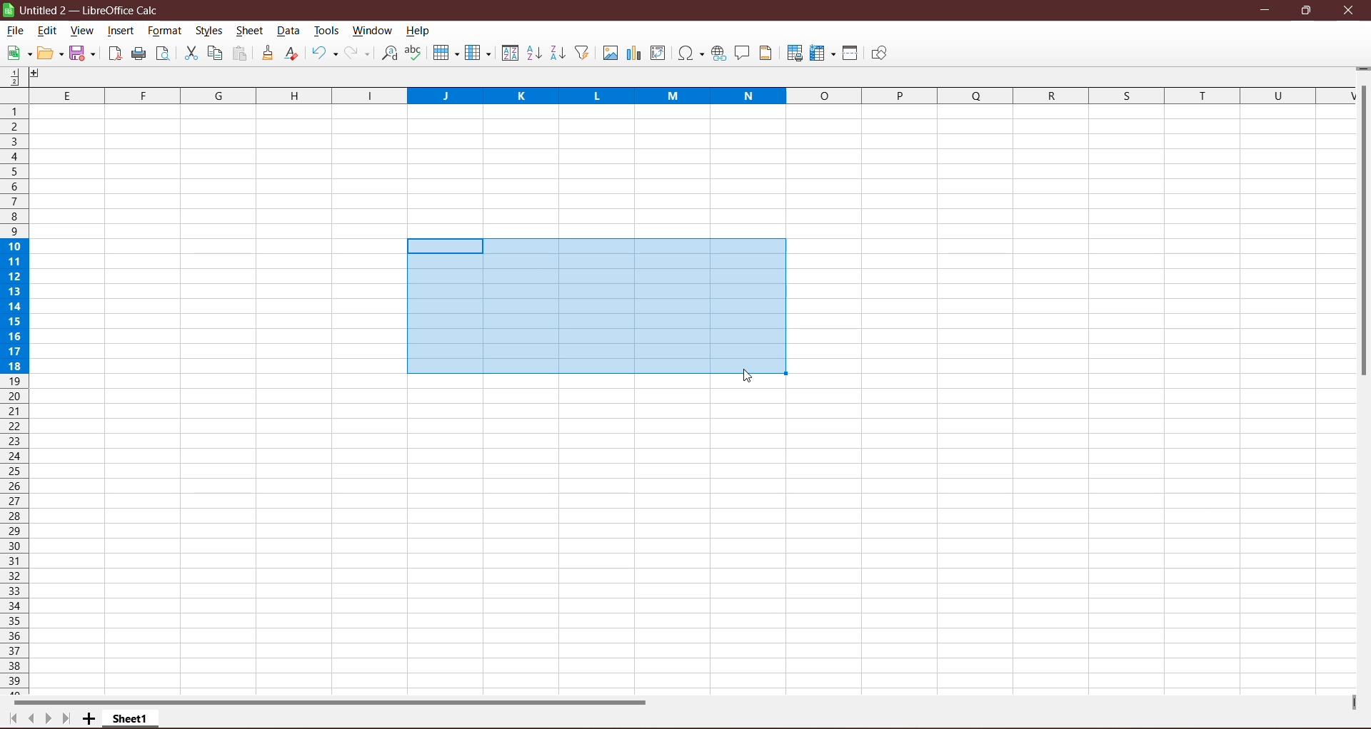 The image size is (1371, 729). I want to click on Scroll to previous page, so click(29, 718).